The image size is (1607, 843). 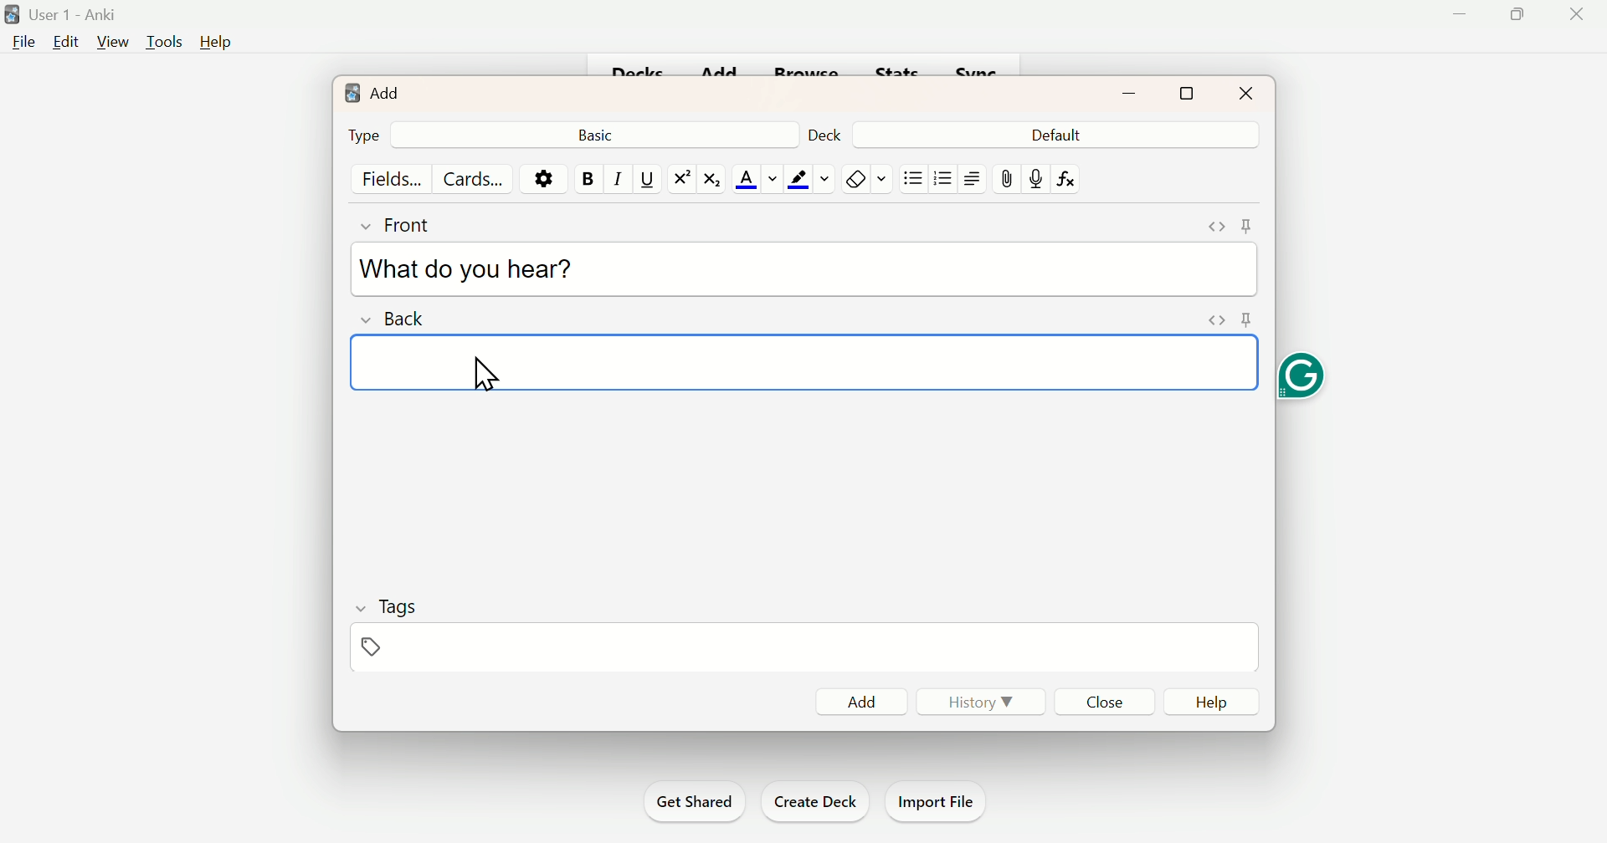 I want to click on pin, so click(x=1249, y=224).